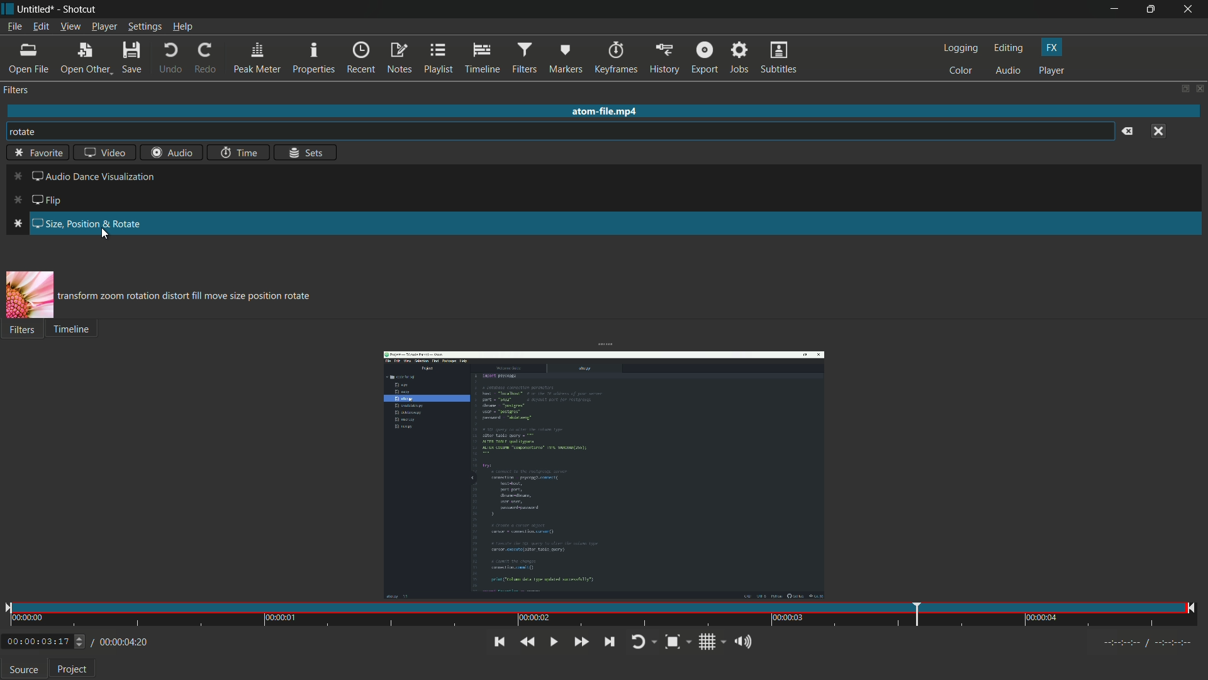 This screenshot has height=680, width=1208. Describe the element at coordinates (609, 642) in the screenshot. I see `skip to the next point` at that location.